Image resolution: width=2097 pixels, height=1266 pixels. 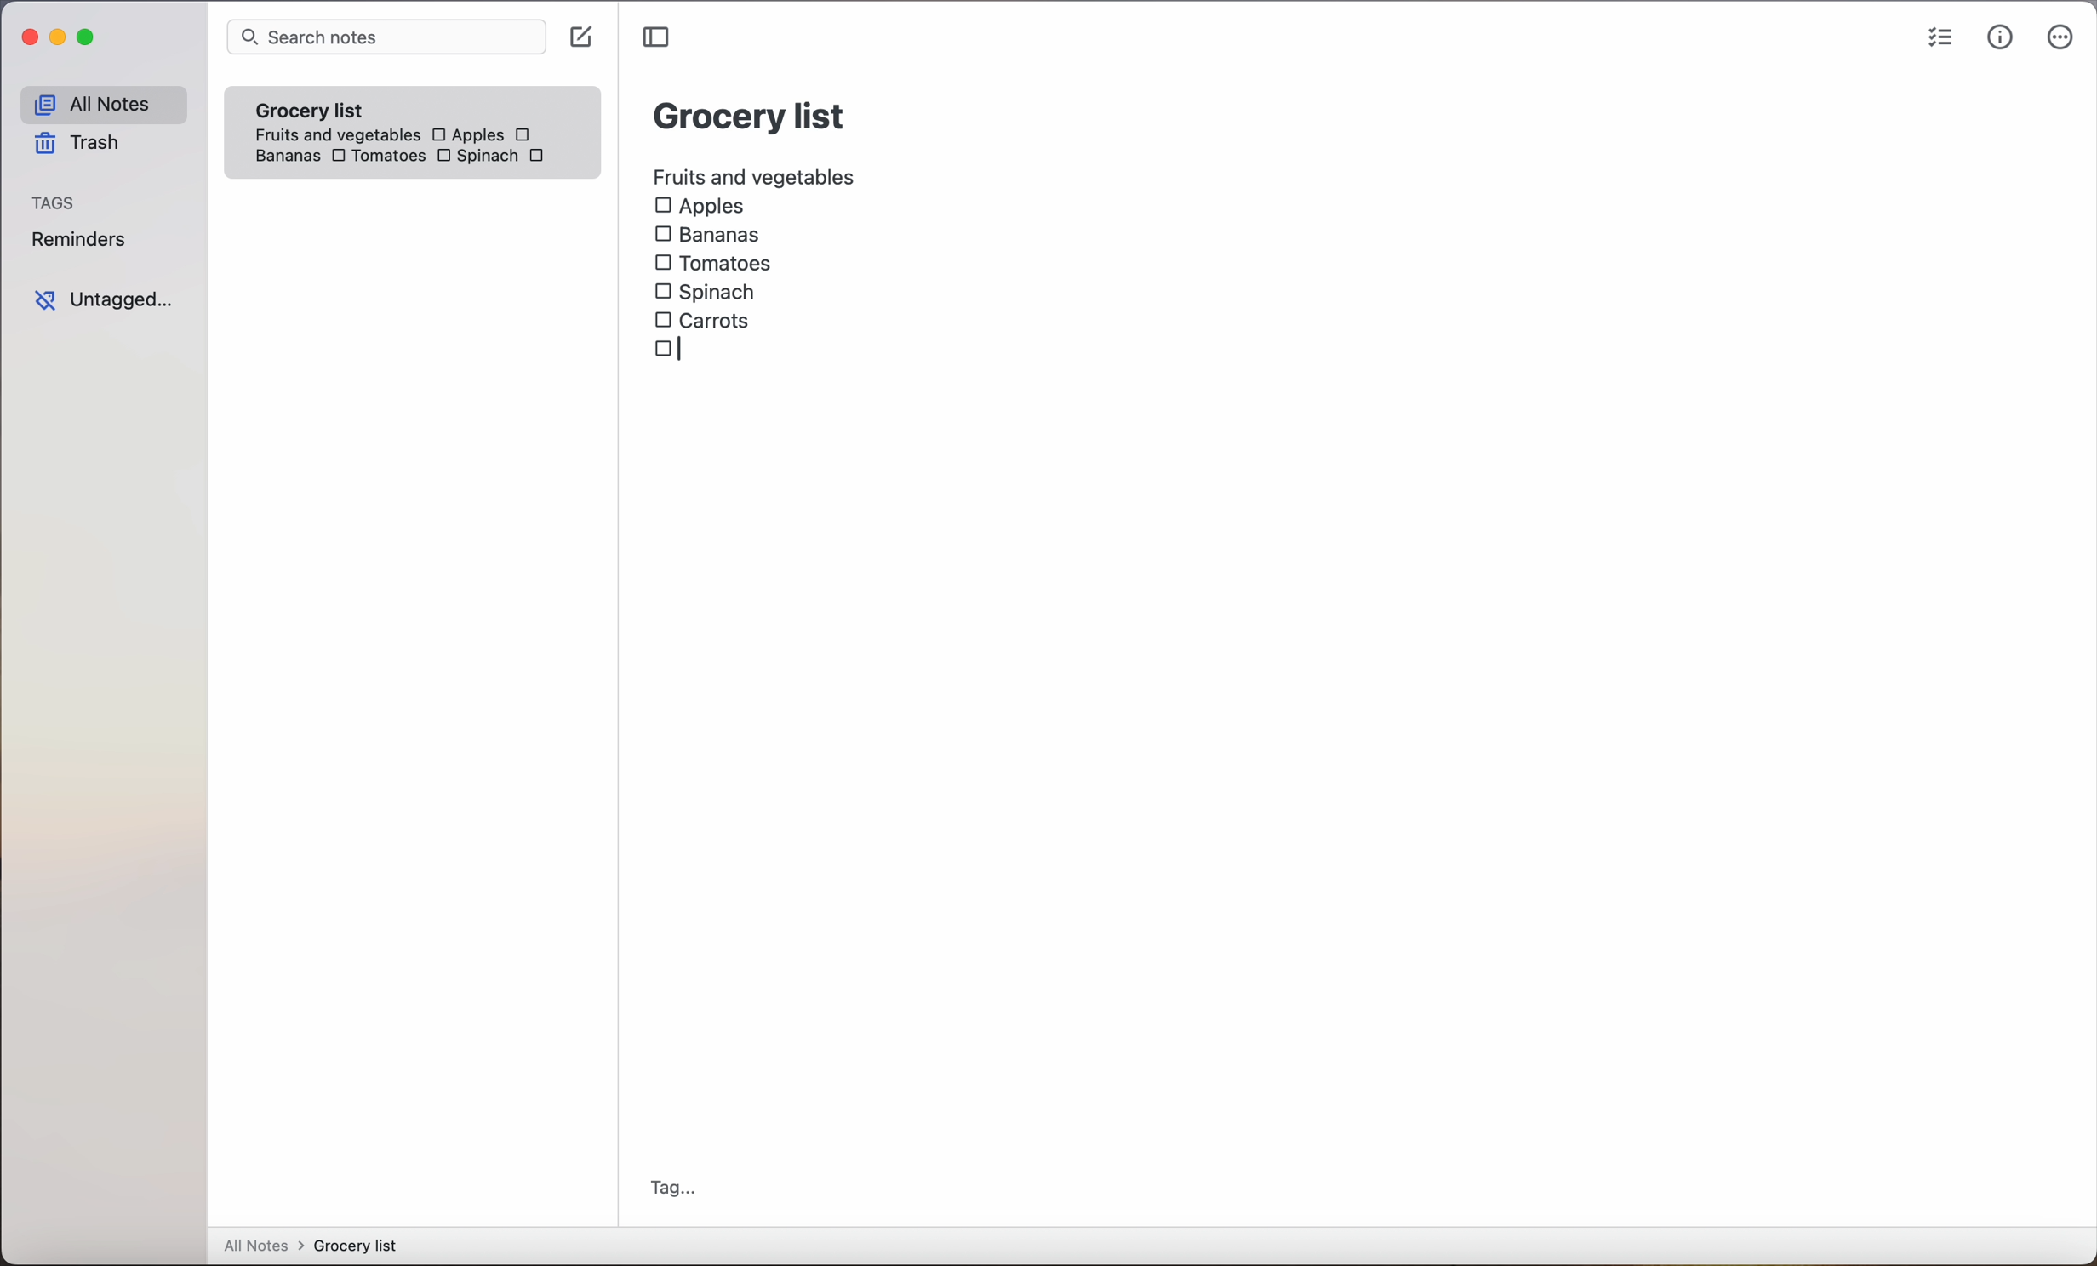 What do you see at coordinates (706, 292) in the screenshot?
I see `Spinach checkbox` at bounding box center [706, 292].